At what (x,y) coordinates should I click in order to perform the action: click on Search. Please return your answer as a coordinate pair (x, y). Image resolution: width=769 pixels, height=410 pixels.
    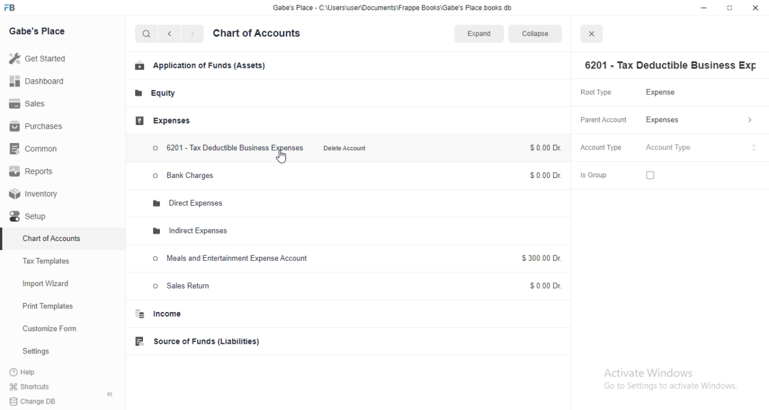
    Looking at the image, I should click on (148, 34).